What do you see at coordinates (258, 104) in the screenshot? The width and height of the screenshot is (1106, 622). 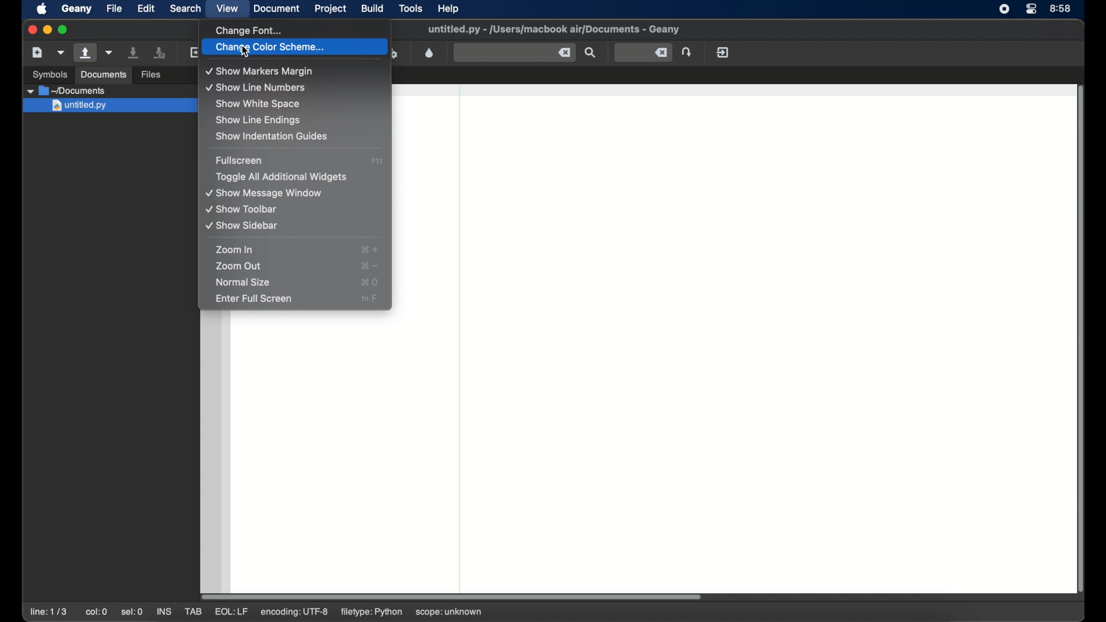 I see `show white space` at bounding box center [258, 104].